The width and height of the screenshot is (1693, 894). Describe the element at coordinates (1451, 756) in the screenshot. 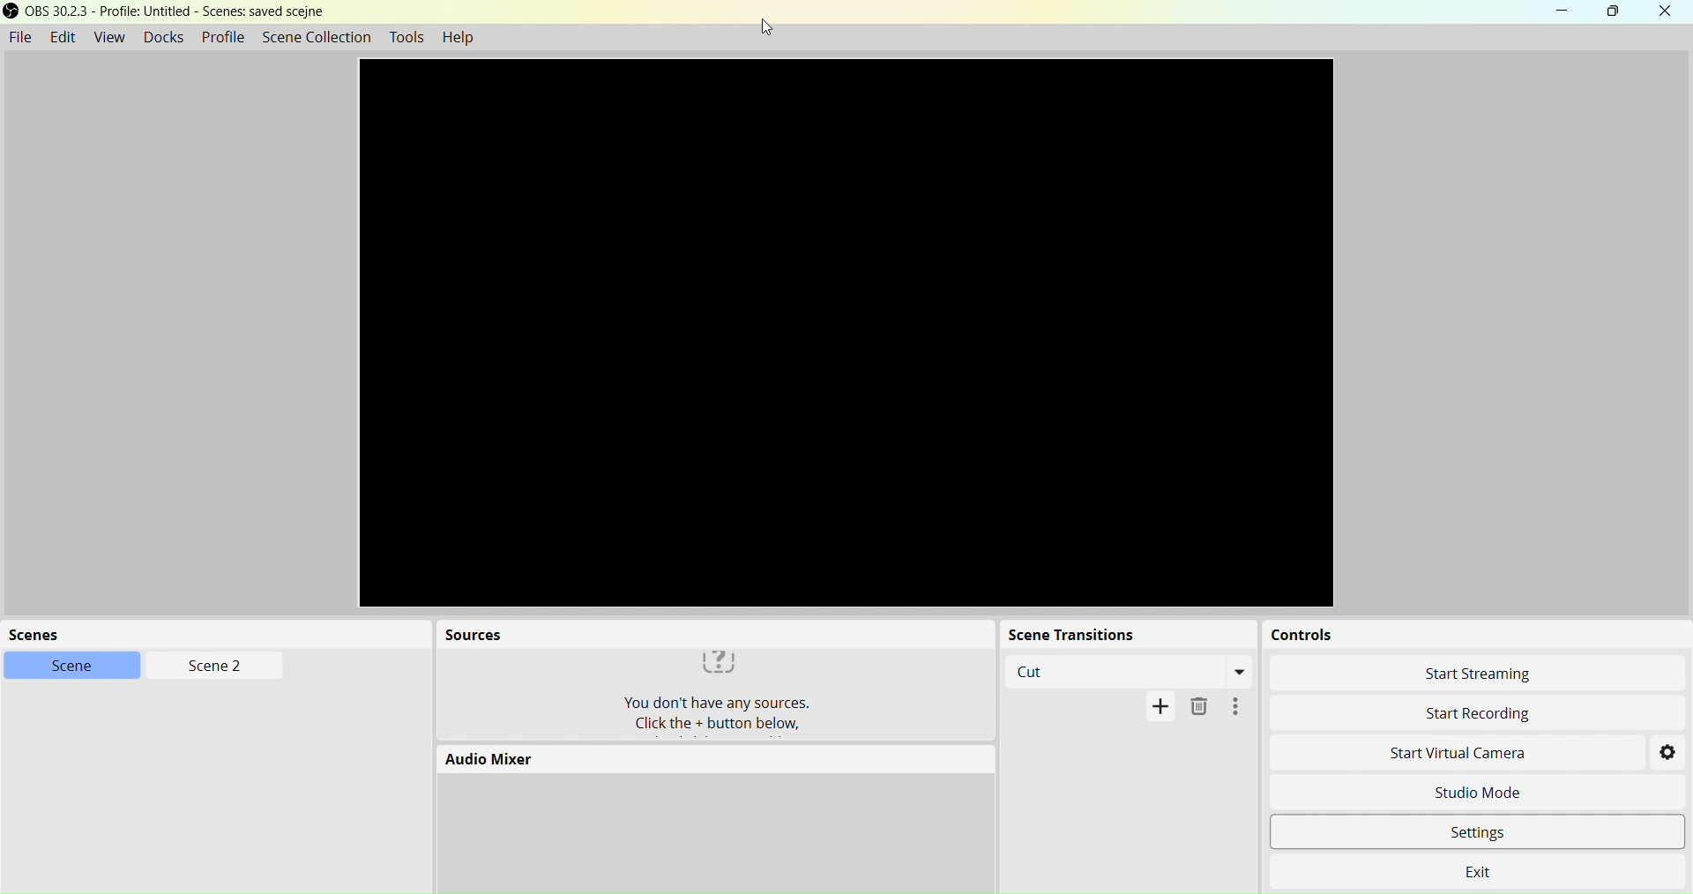

I see `Start Virtual Camera` at that location.